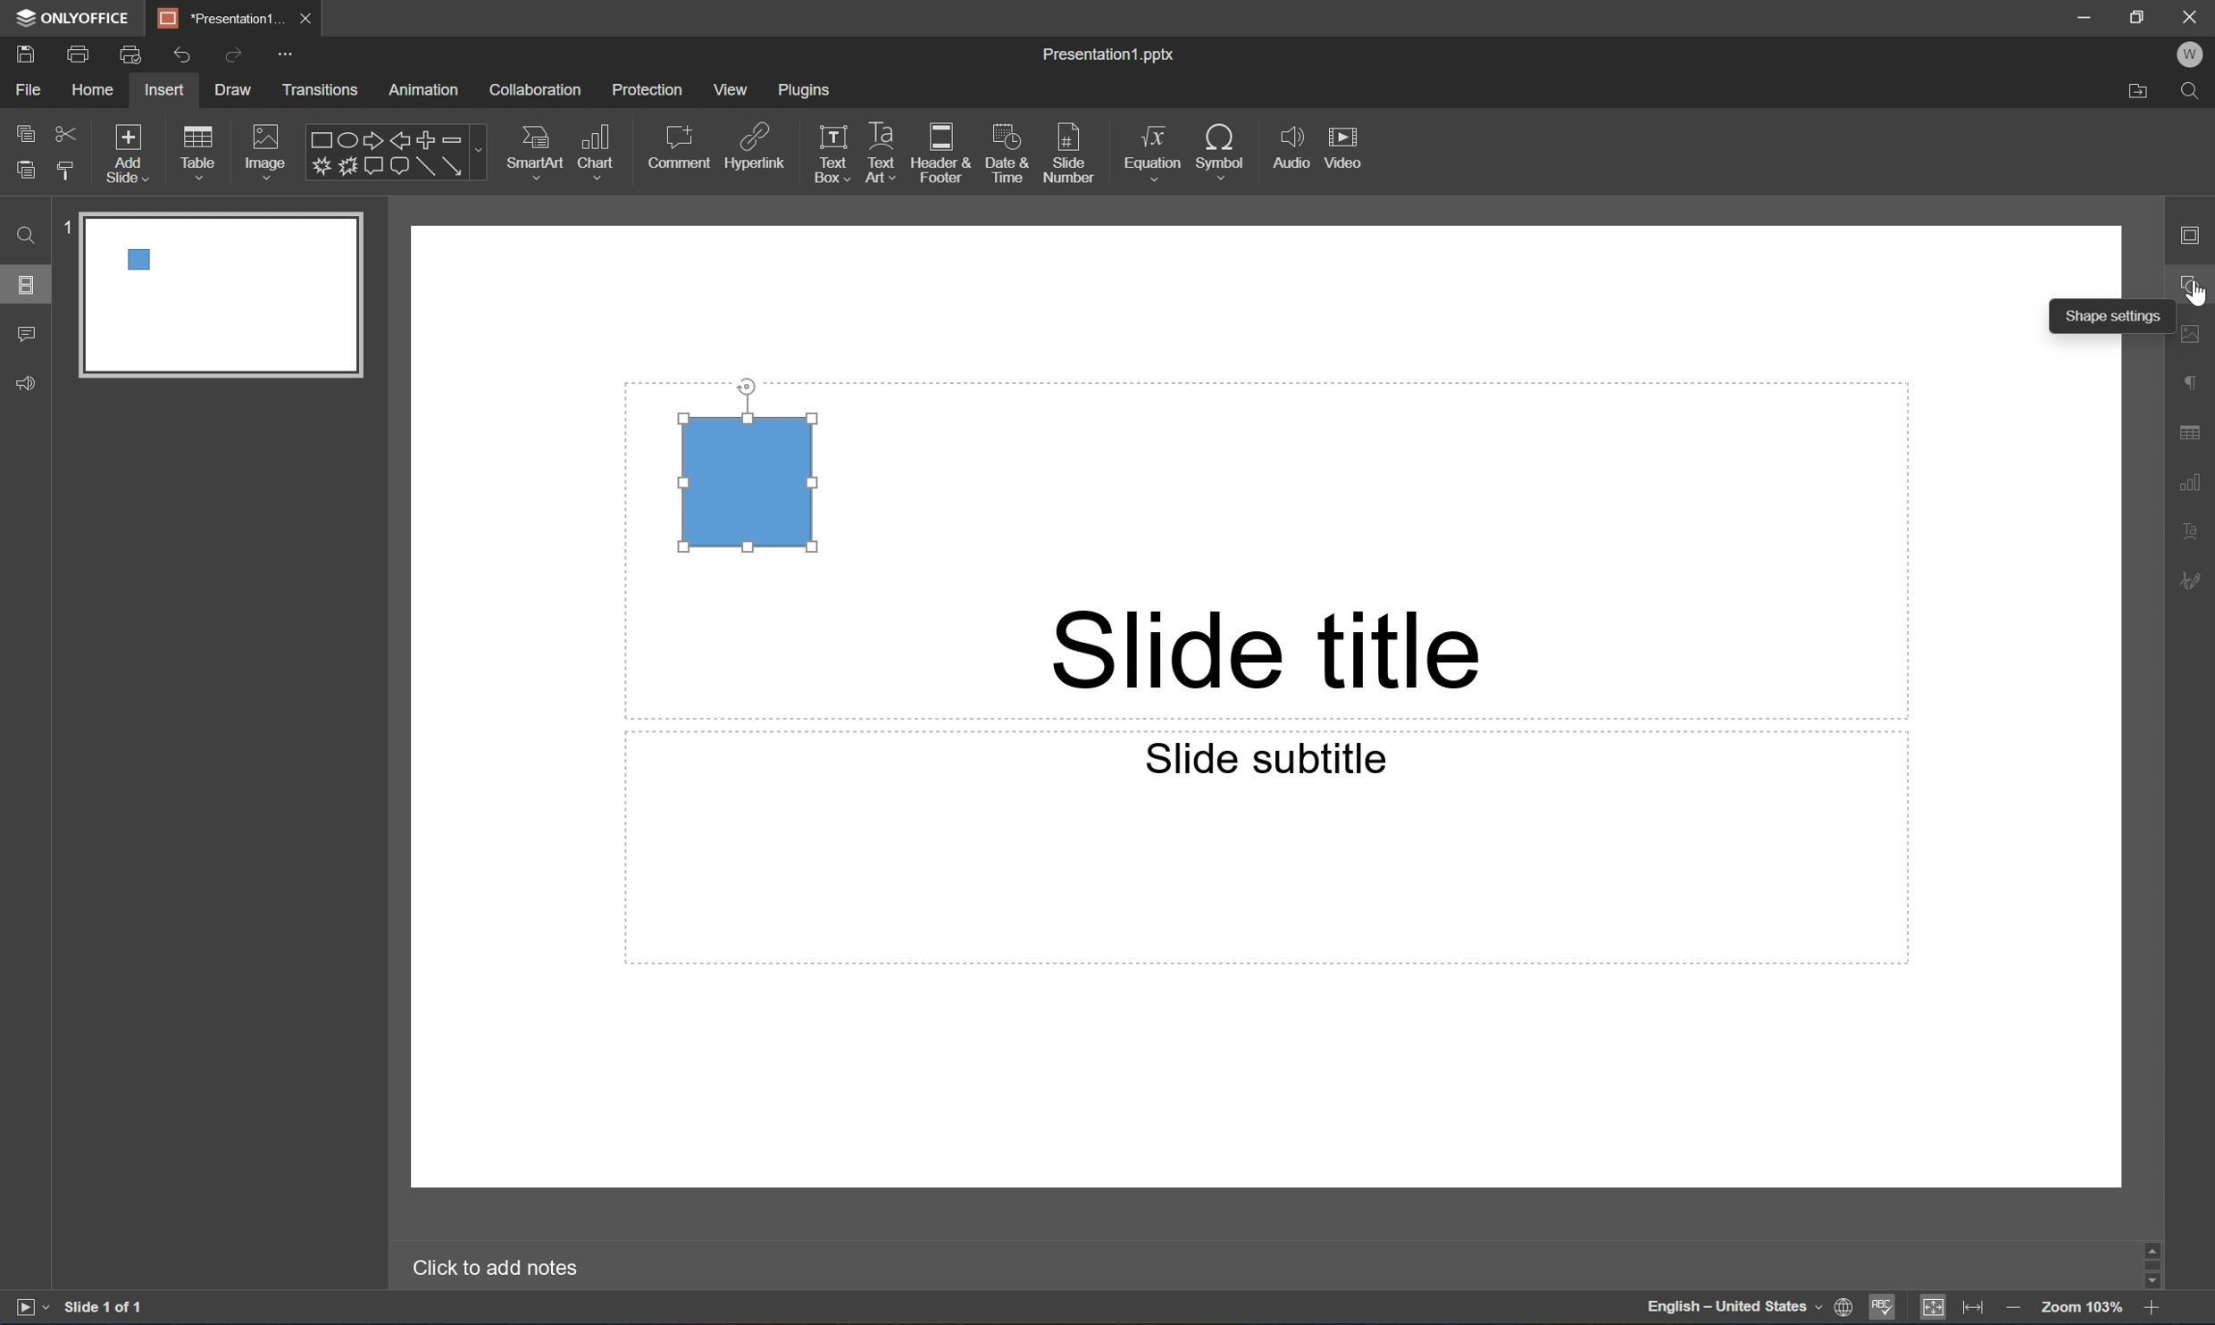 This screenshot has height=1325, width=2215. Describe the element at coordinates (2190, 54) in the screenshot. I see `W` at that location.